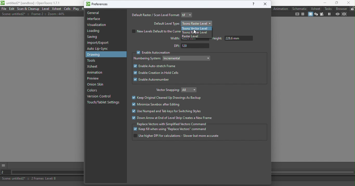  I want to click on Camera stand view, so click(310, 15).